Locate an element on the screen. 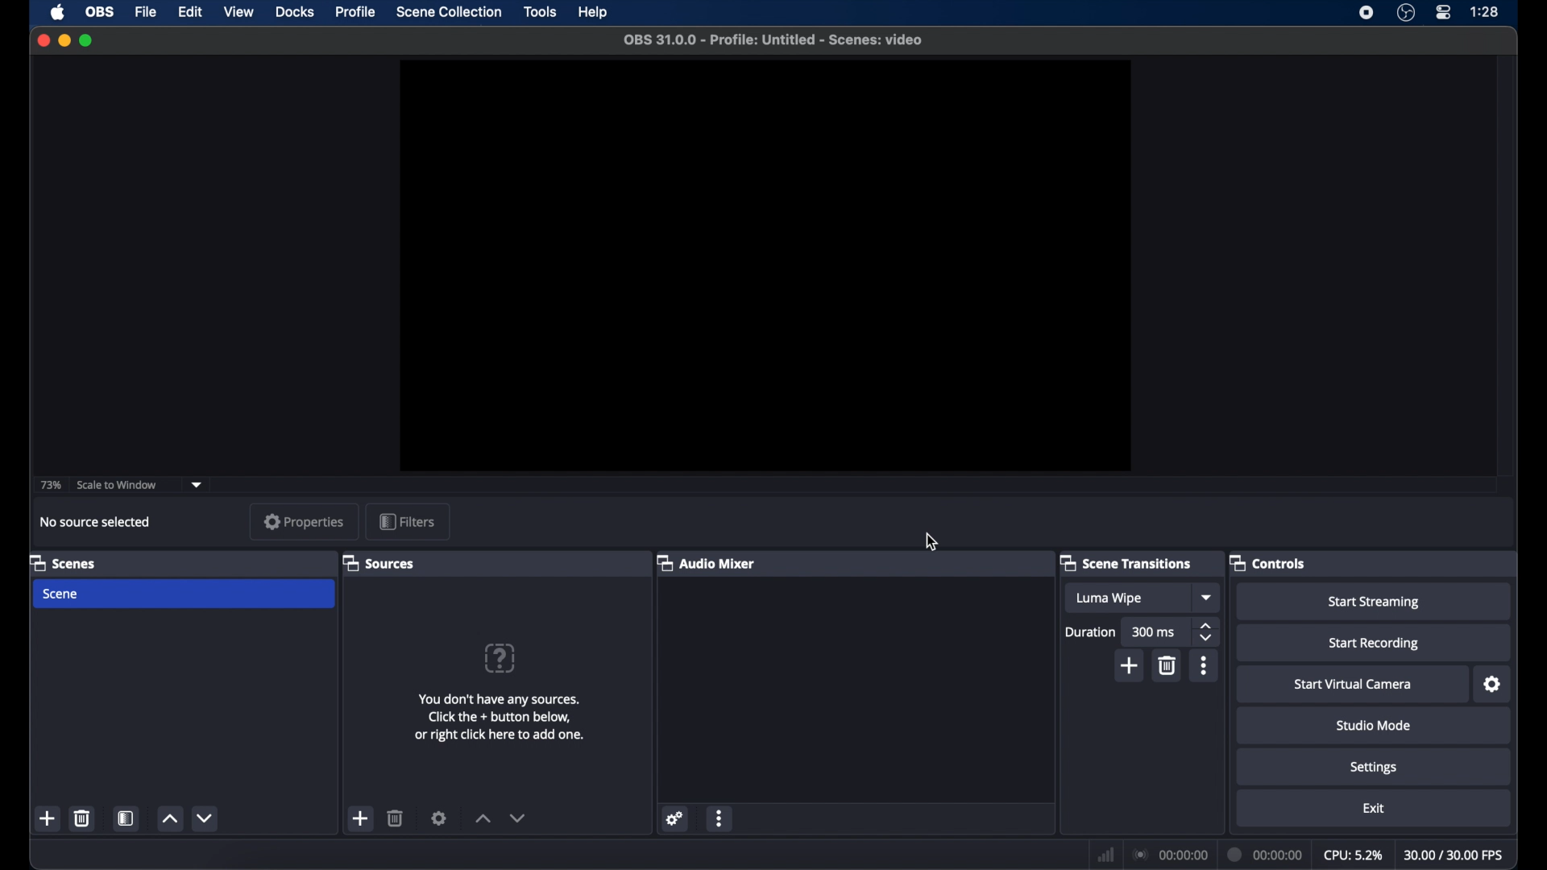 The width and height of the screenshot is (1547, 870). dropdown is located at coordinates (197, 485).